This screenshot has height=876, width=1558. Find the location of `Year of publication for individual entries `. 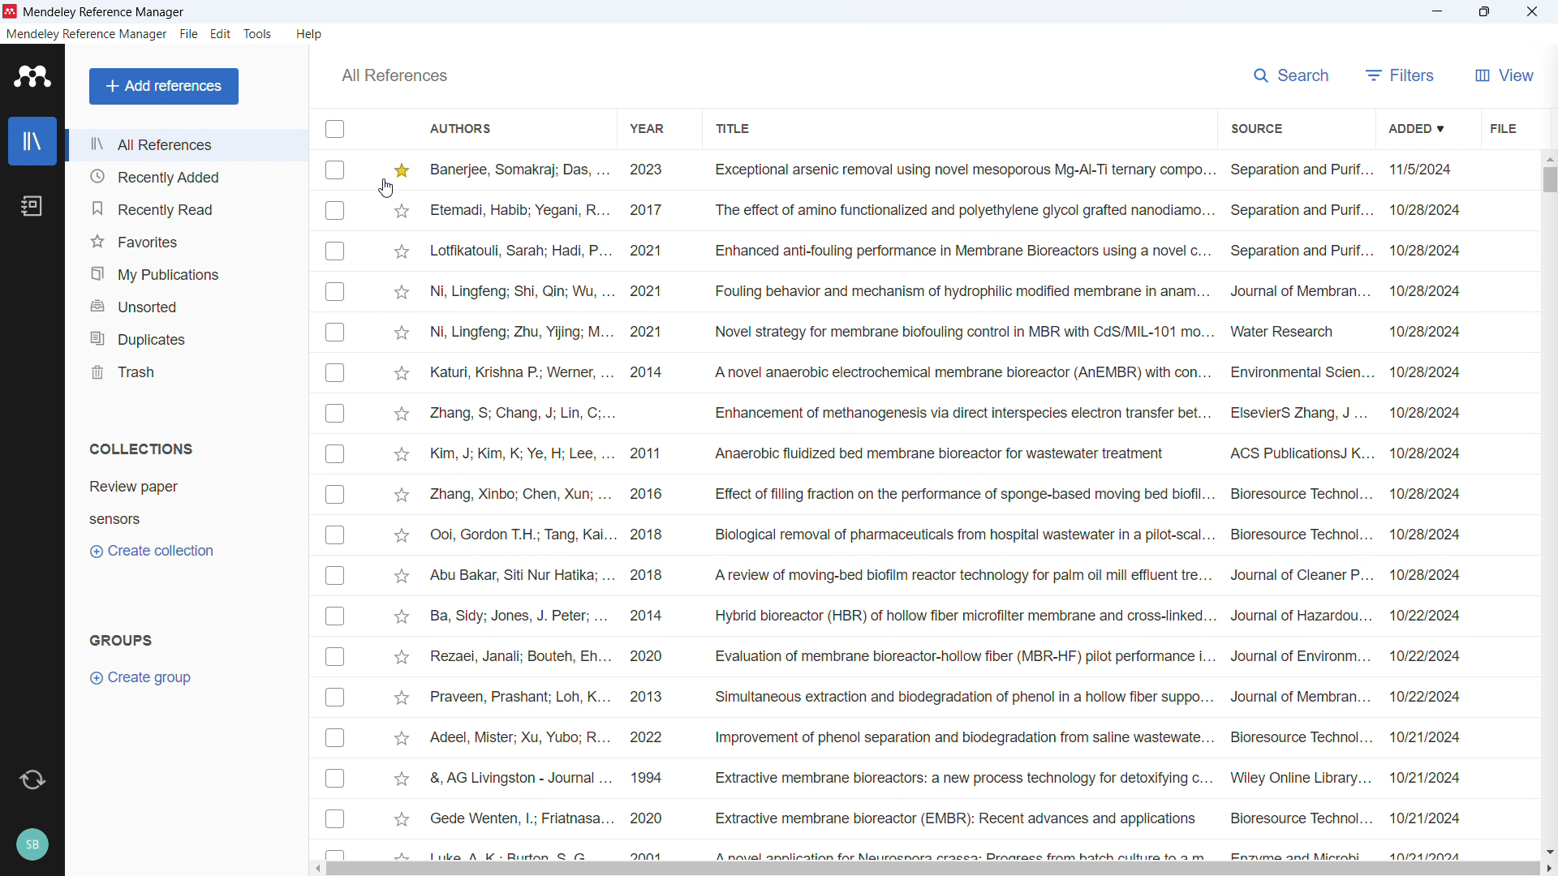

Year of publication for individual entries  is located at coordinates (646, 508).